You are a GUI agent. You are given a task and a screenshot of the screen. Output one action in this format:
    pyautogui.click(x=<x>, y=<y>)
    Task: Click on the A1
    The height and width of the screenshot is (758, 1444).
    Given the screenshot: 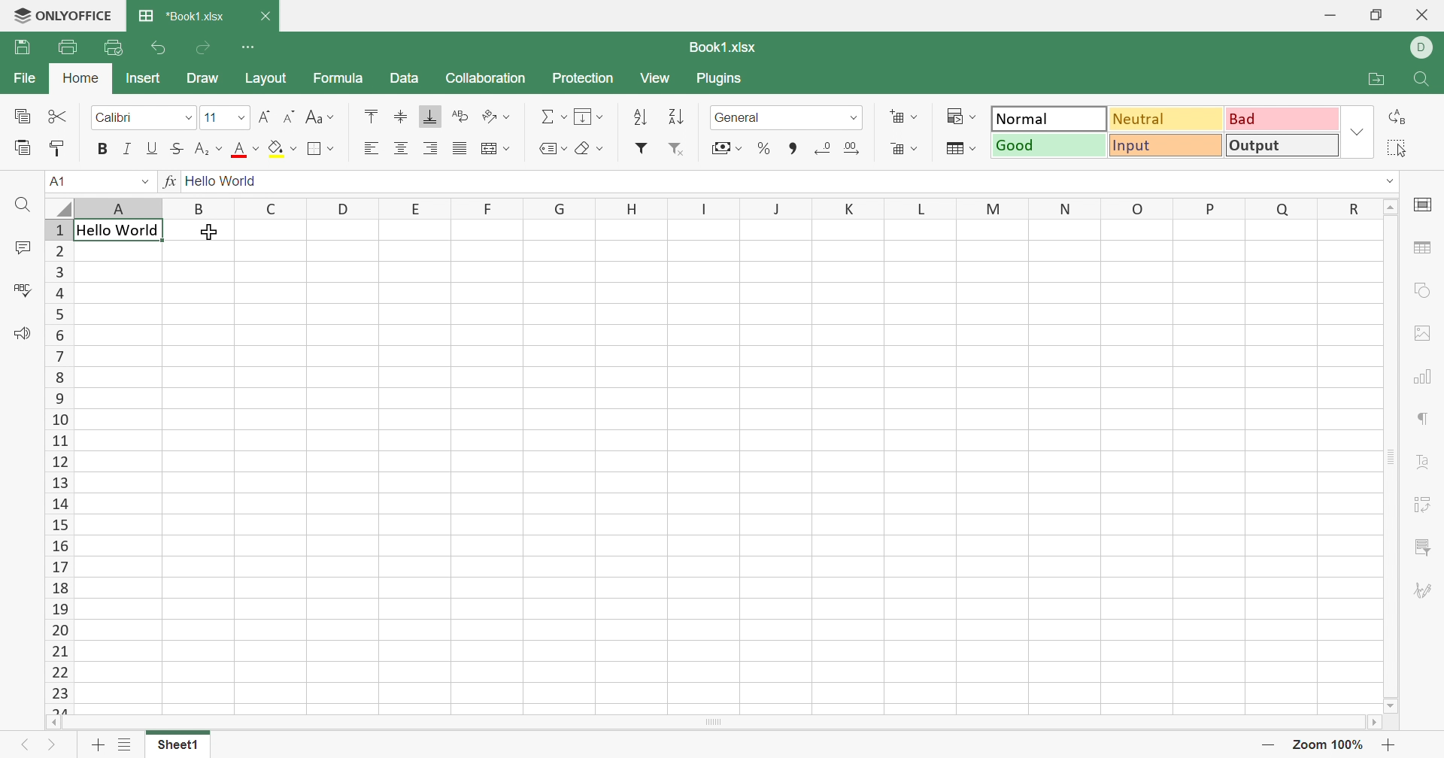 What is the action you would take?
    pyautogui.click(x=64, y=180)
    